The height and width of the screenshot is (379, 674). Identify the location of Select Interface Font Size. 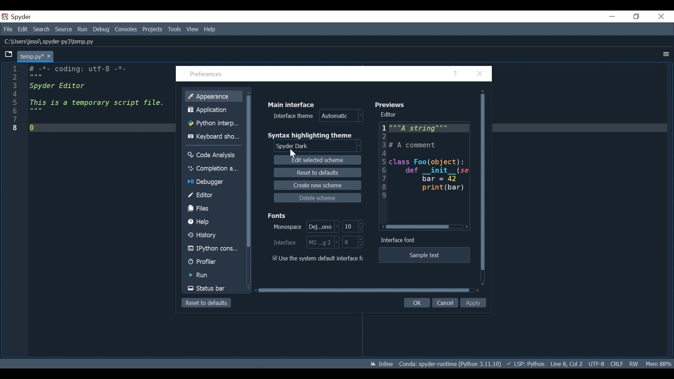
(353, 242).